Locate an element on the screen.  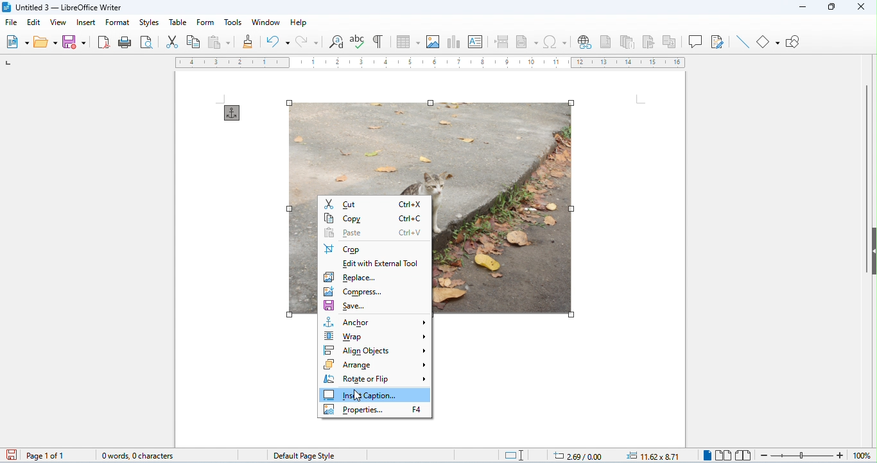
line is located at coordinates (742, 42).